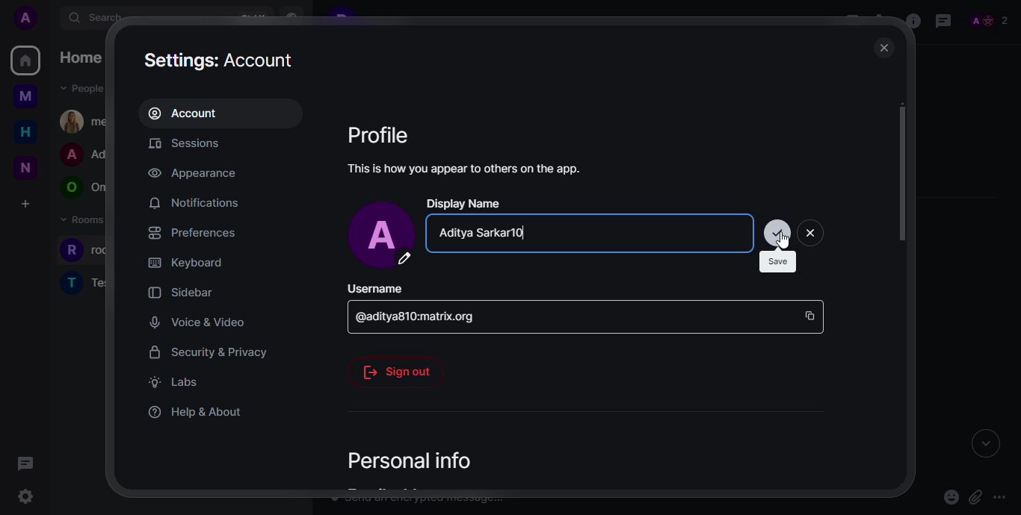  Describe the element at coordinates (778, 233) in the screenshot. I see `click save` at that location.